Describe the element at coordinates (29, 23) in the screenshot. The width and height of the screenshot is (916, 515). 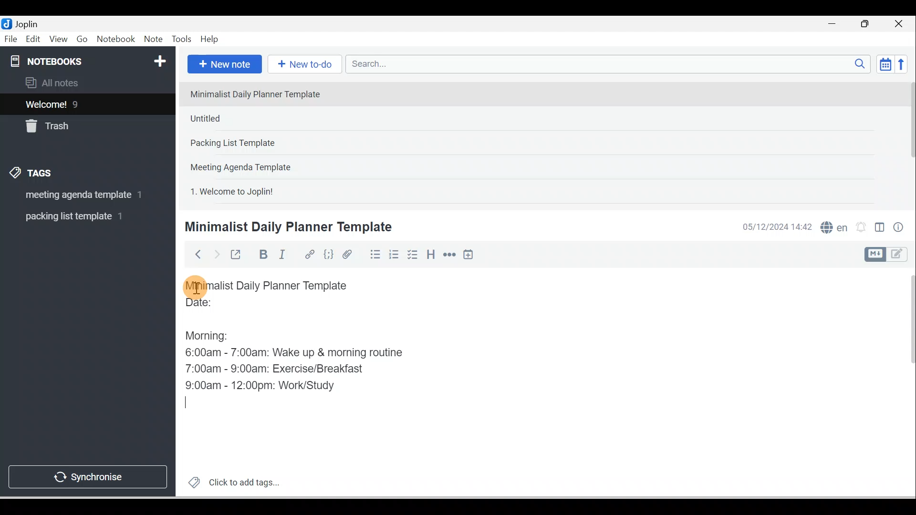
I see `Joplin` at that location.